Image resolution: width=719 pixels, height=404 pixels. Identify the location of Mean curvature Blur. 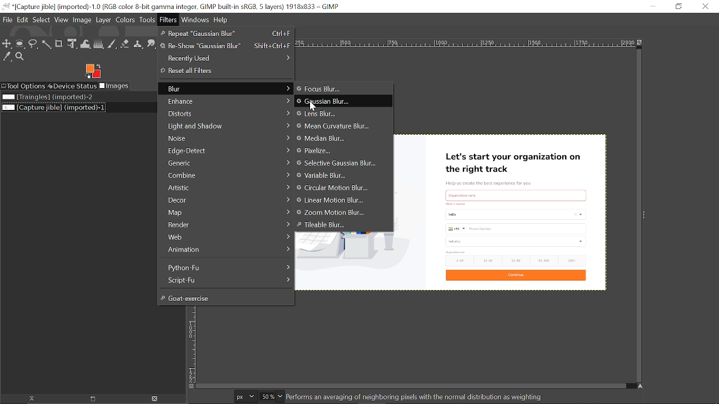
(334, 125).